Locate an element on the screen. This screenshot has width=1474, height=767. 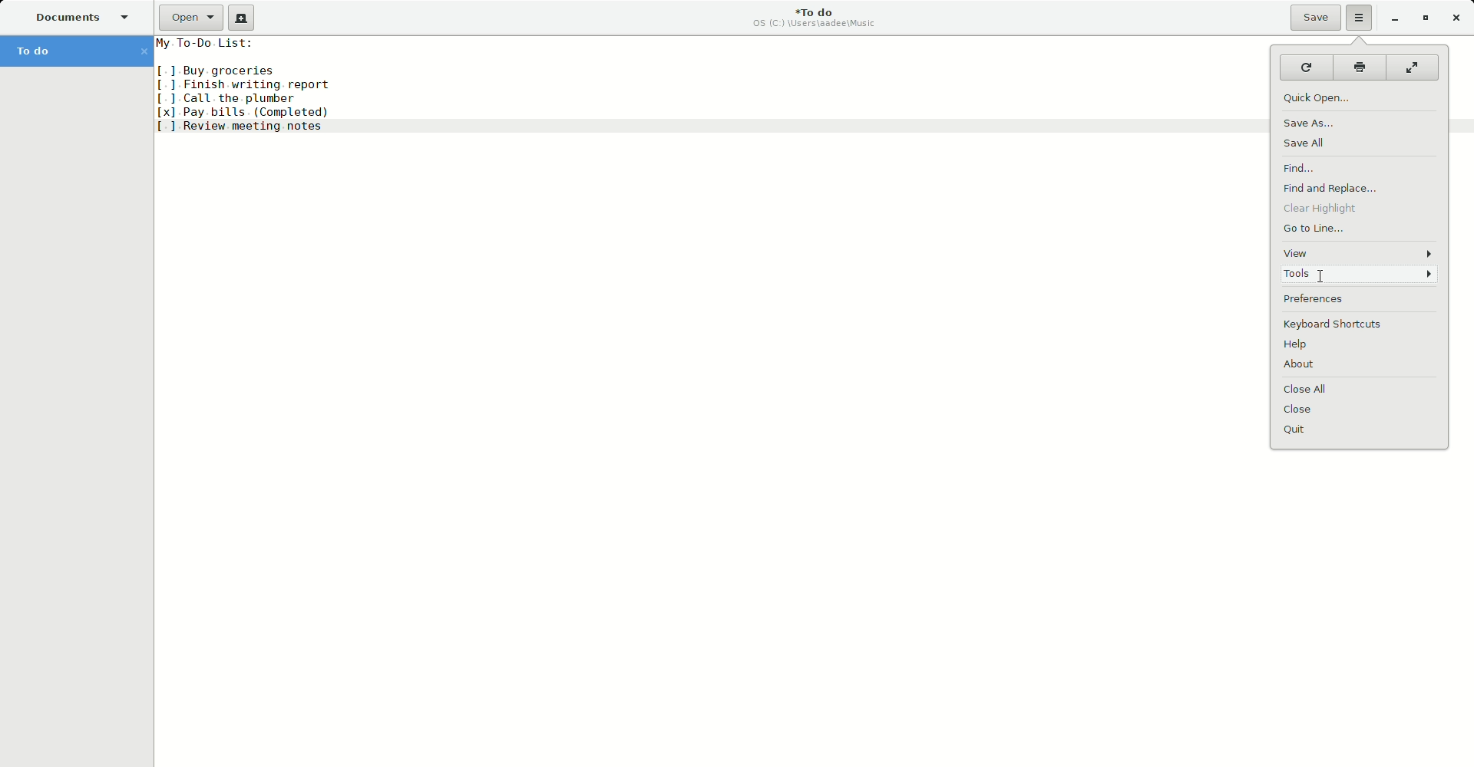
Save as is located at coordinates (1309, 123).